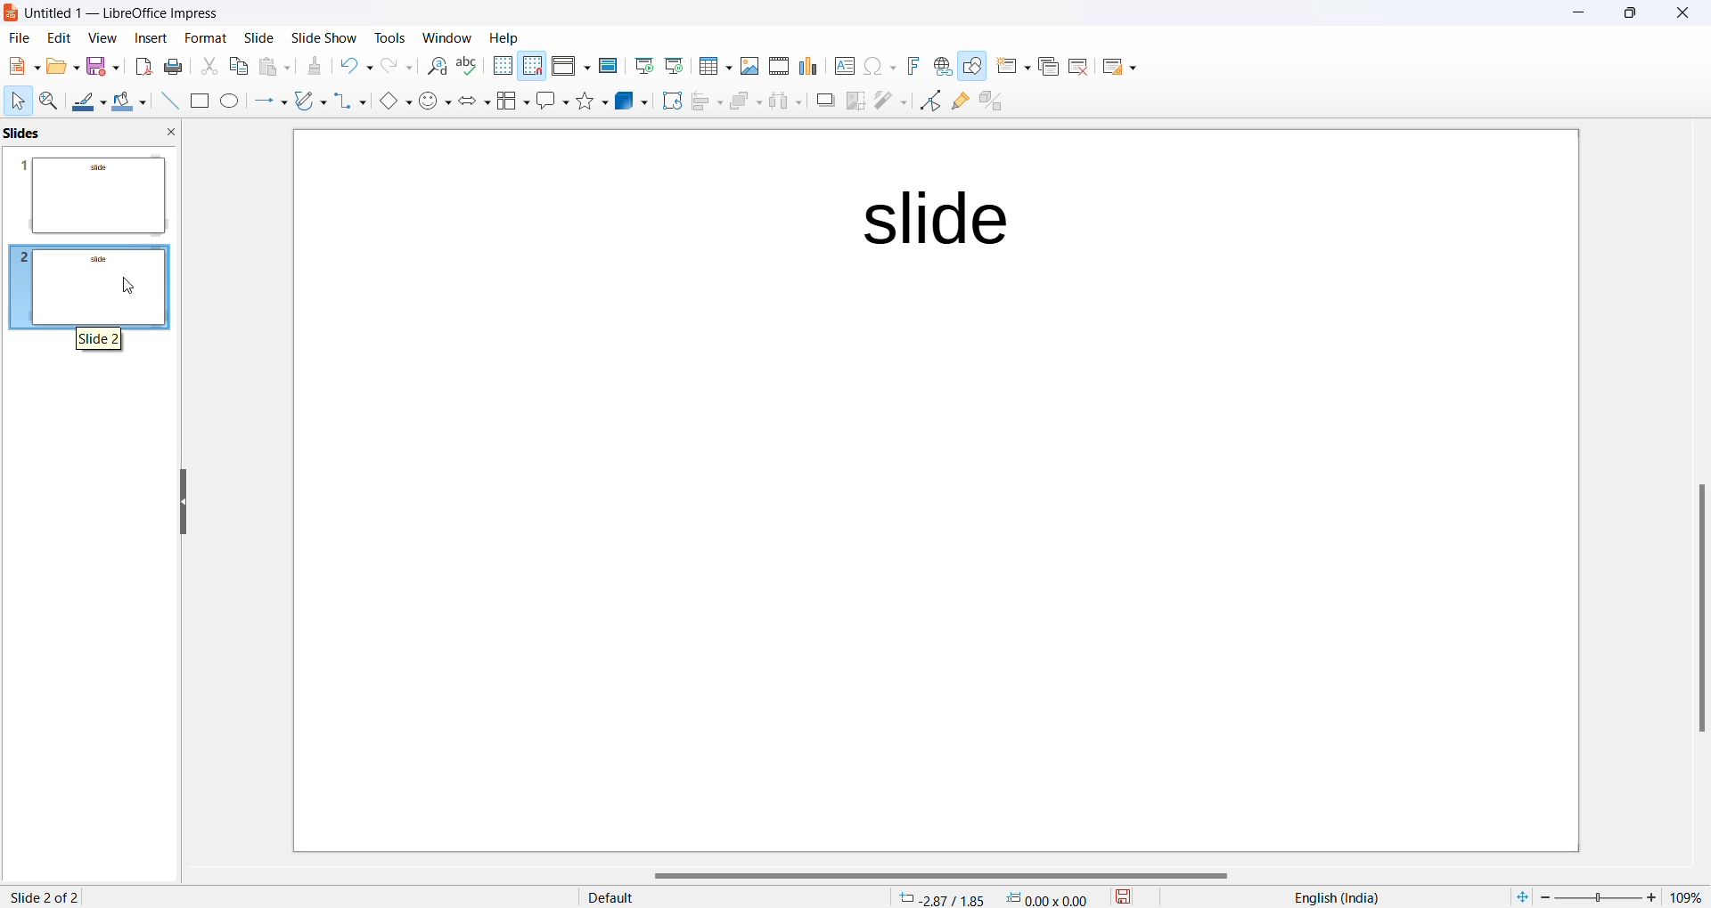 The image size is (1711, 908). Describe the element at coordinates (713, 66) in the screenshot. I see `Insert table` at that location.